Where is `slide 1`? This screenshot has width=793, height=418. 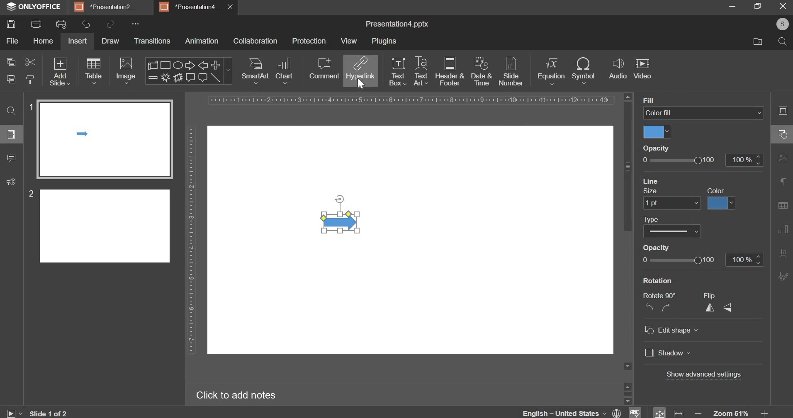 slide 1 is located at coordinates (100, 137).